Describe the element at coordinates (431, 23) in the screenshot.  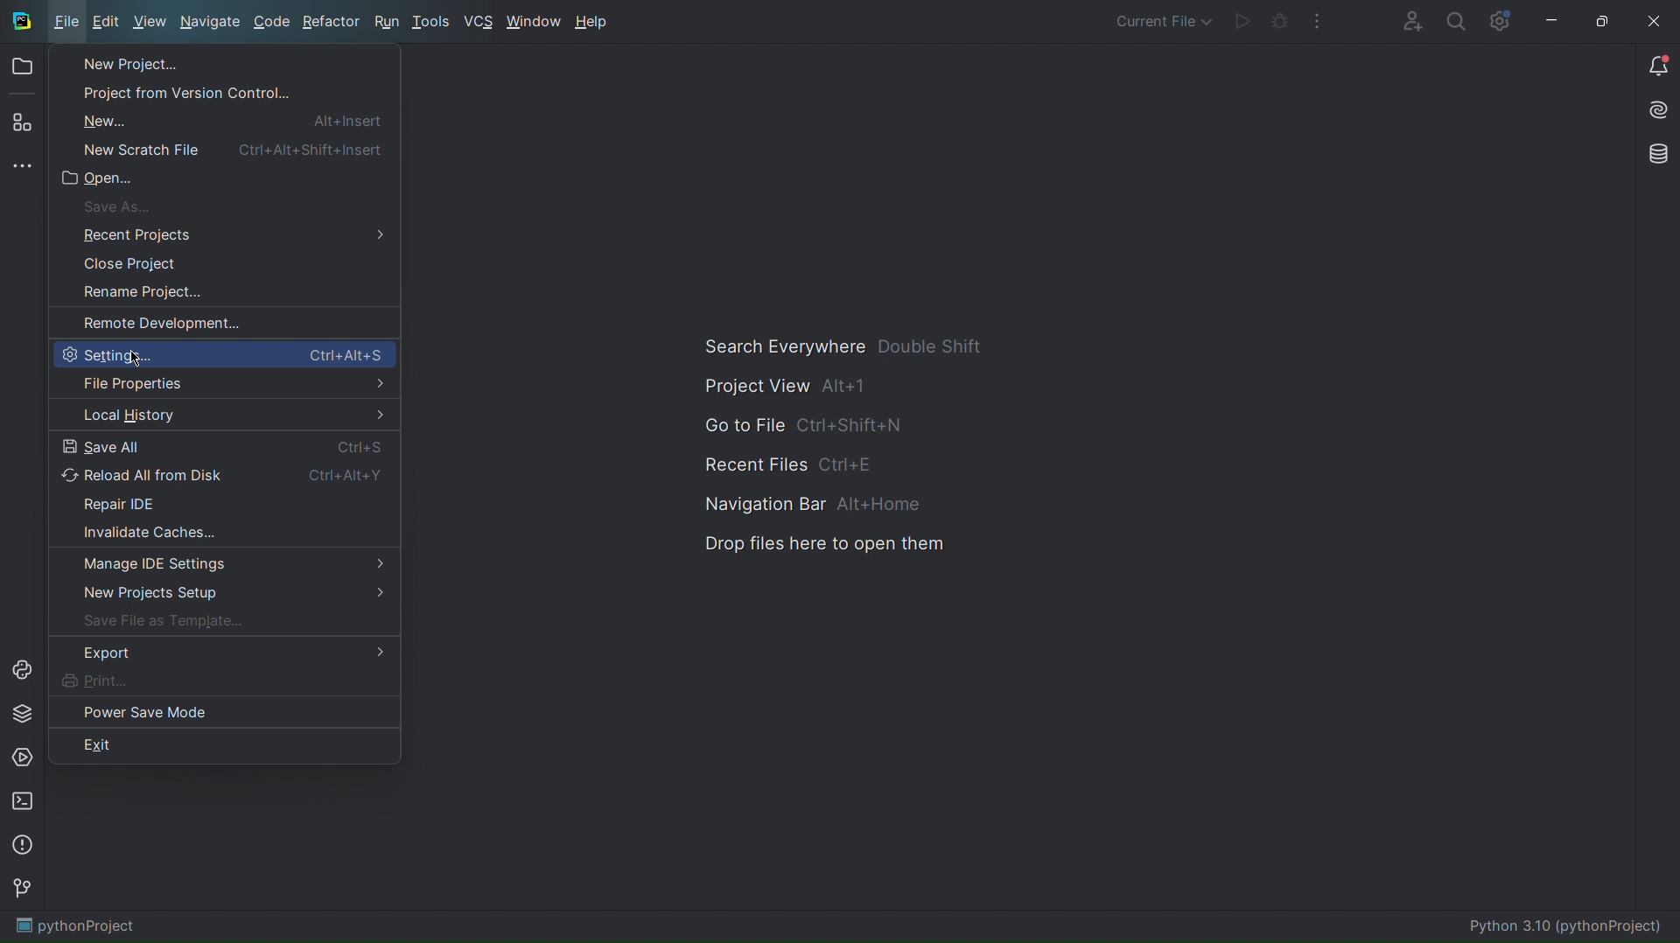
I see `Tools` at that location.